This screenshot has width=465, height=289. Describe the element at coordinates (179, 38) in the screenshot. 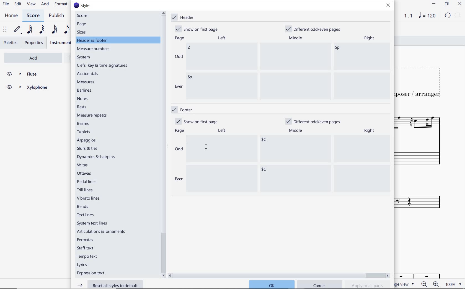

I see `page` at that location.